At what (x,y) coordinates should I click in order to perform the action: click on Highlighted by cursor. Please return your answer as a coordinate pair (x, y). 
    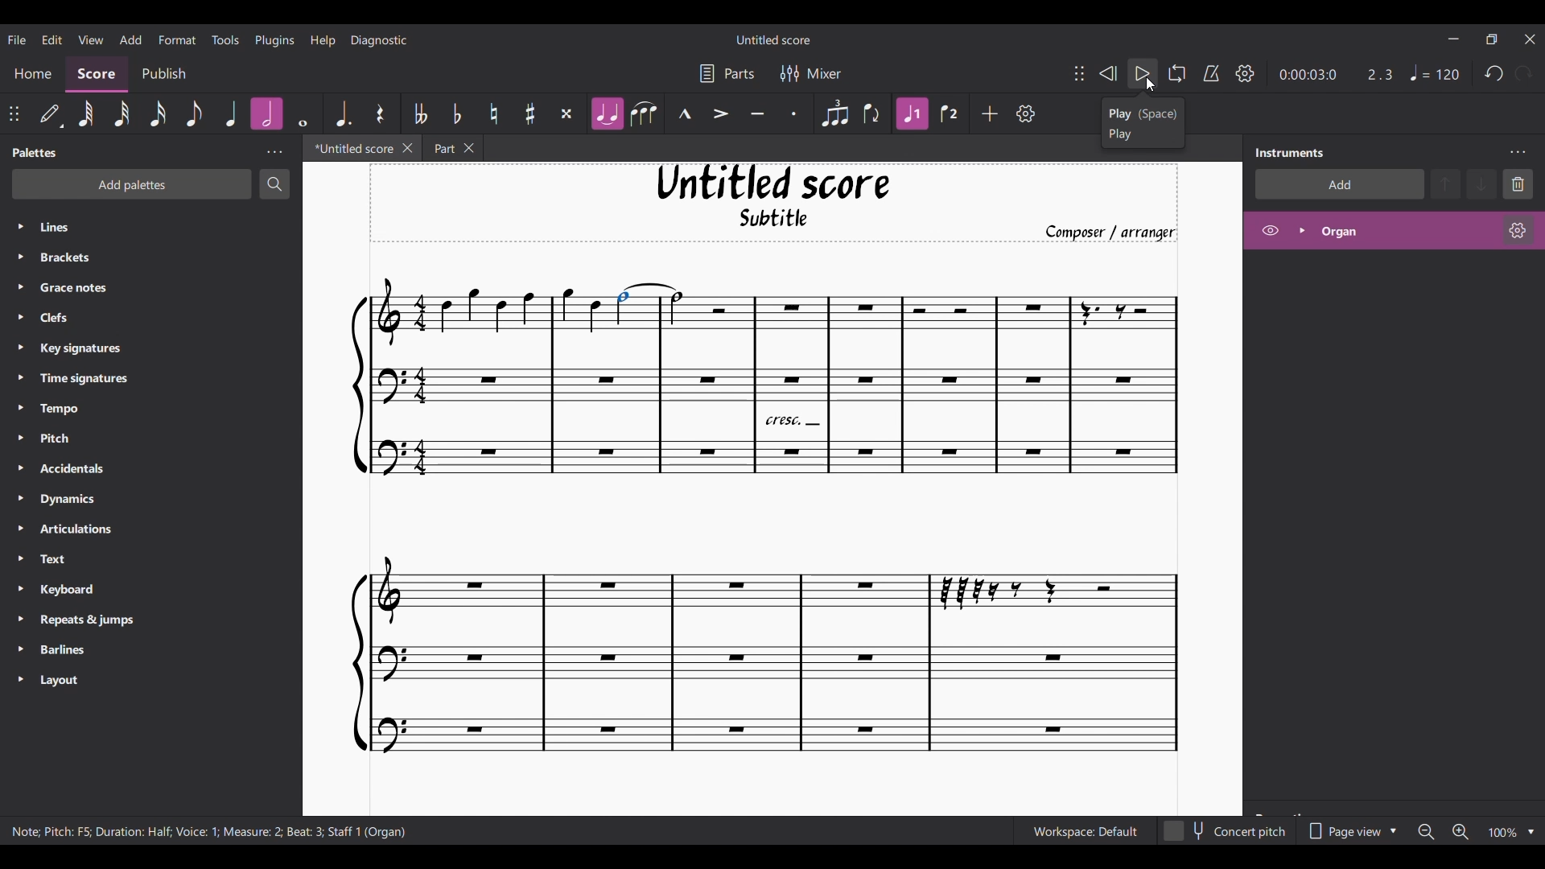
    Looking at the image, I should click on (303, 113).